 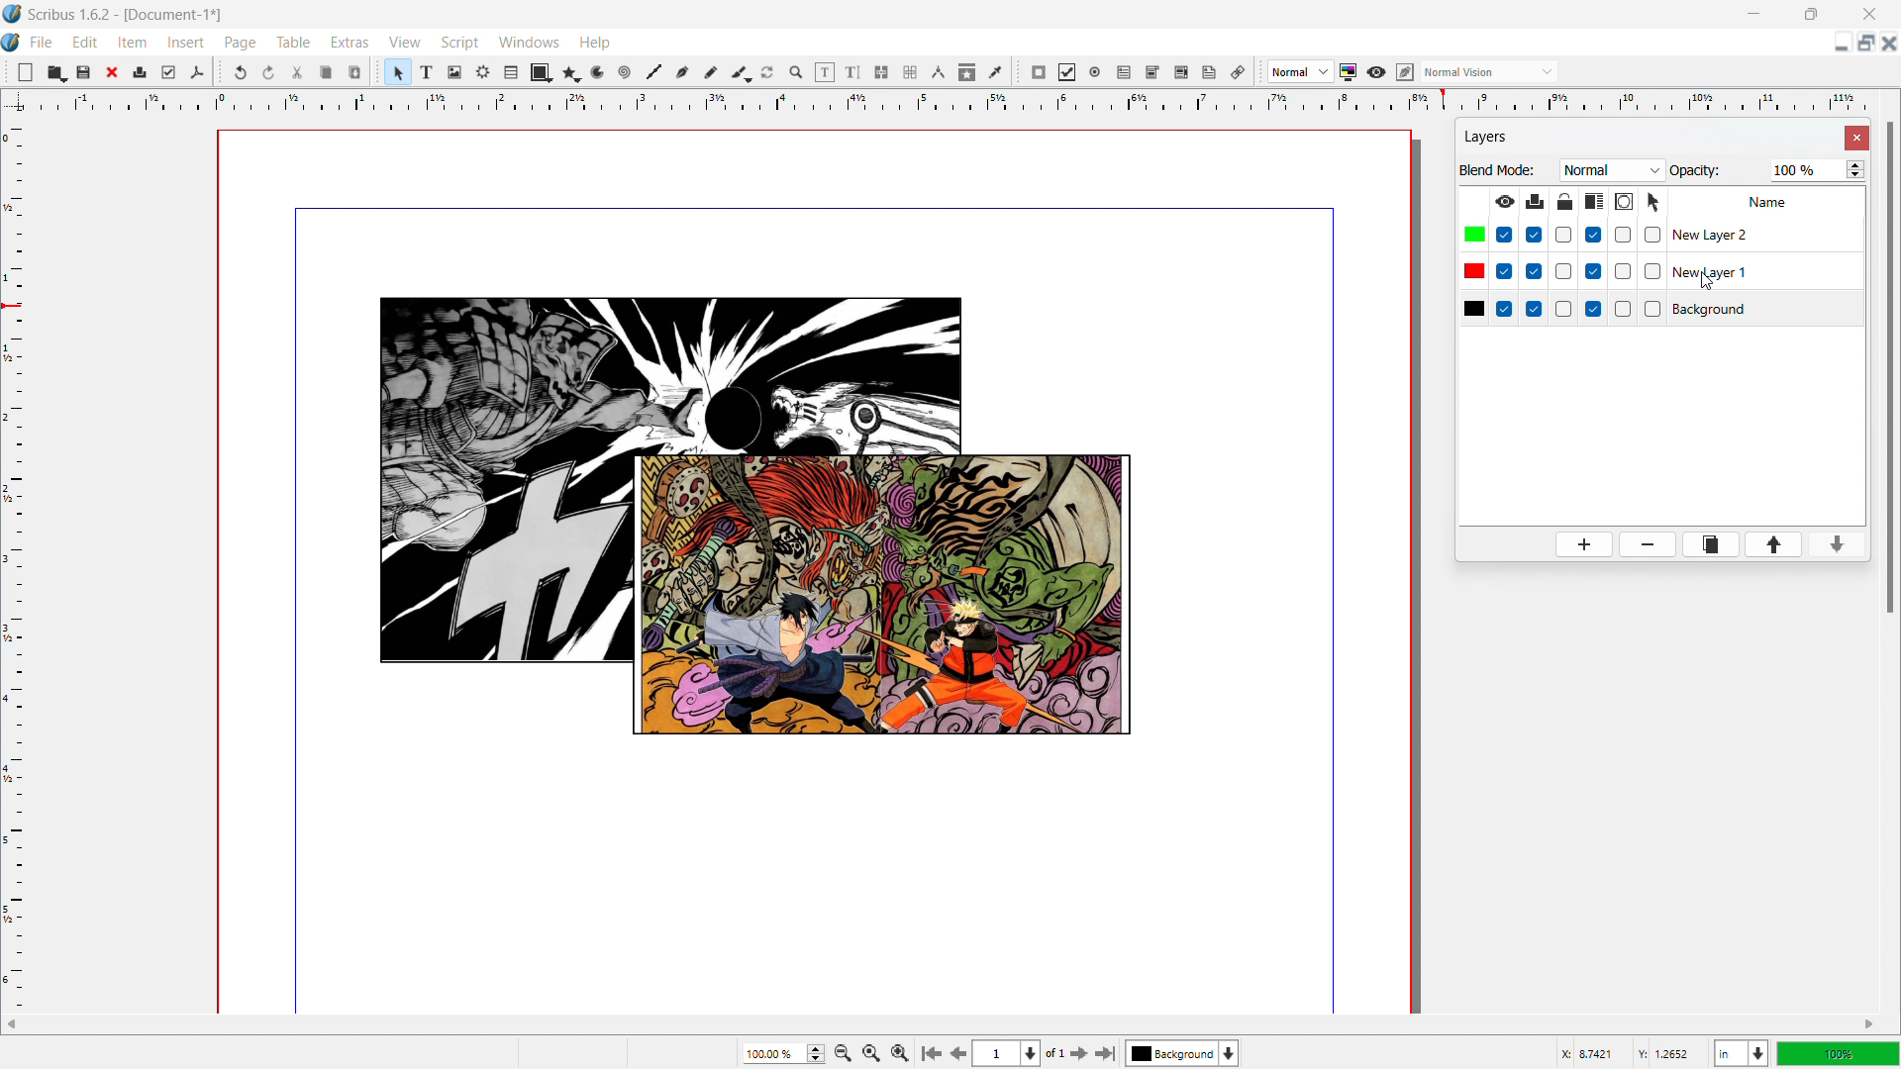 I want to click on edit in preview mode, so click(x=1405, y=72).